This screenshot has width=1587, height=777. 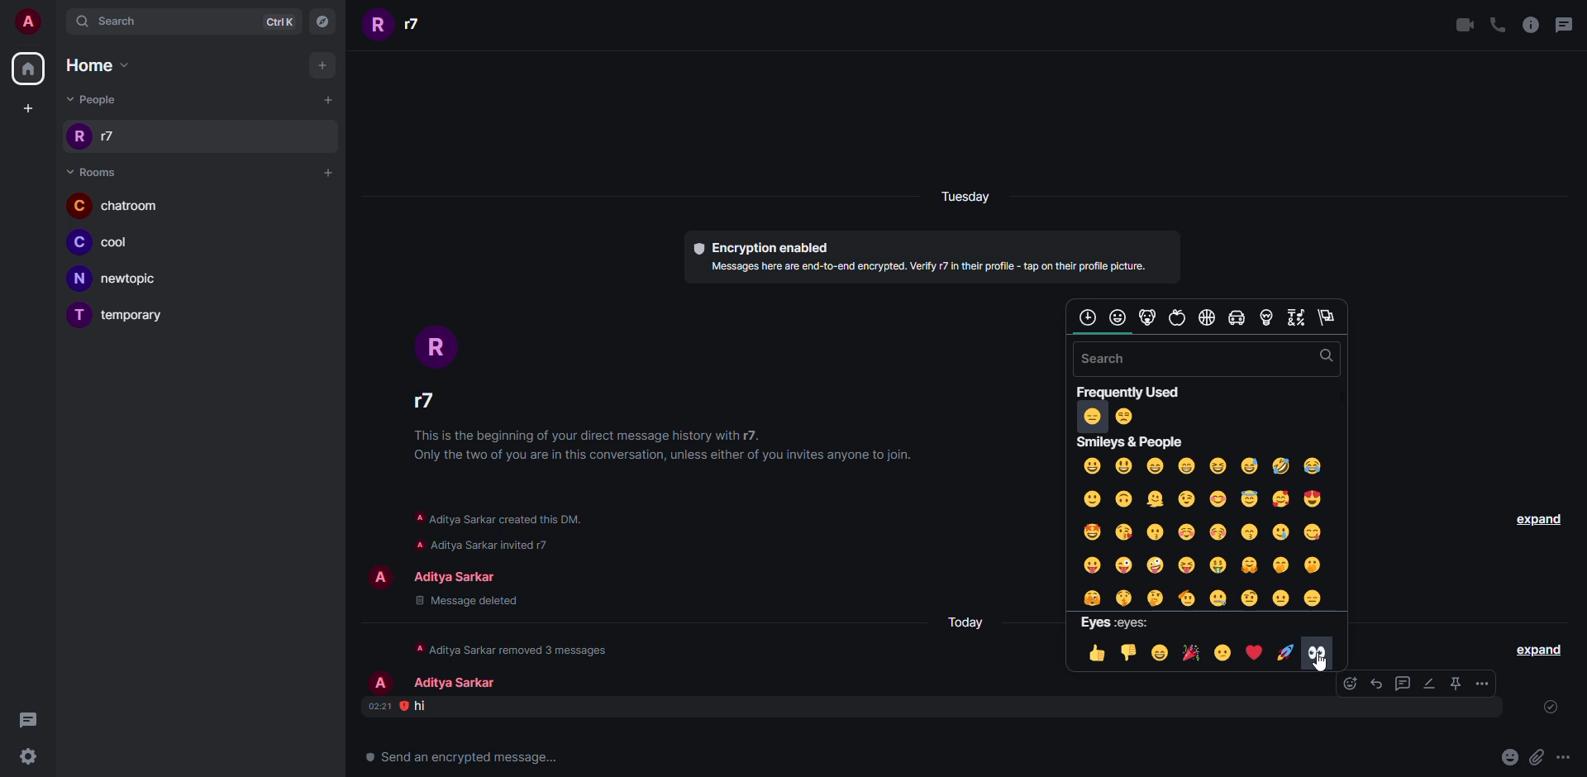 What do you see at coordinates (1554, 708) in the screenshot?
I see `sent` at bounding box center [1554, 708].